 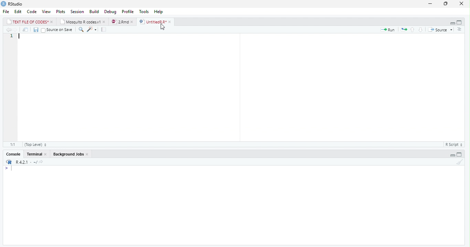 What do you see at coordinates (16, 4) in the screenshot?
I see `RStudio` at bounding box center [16, 4].